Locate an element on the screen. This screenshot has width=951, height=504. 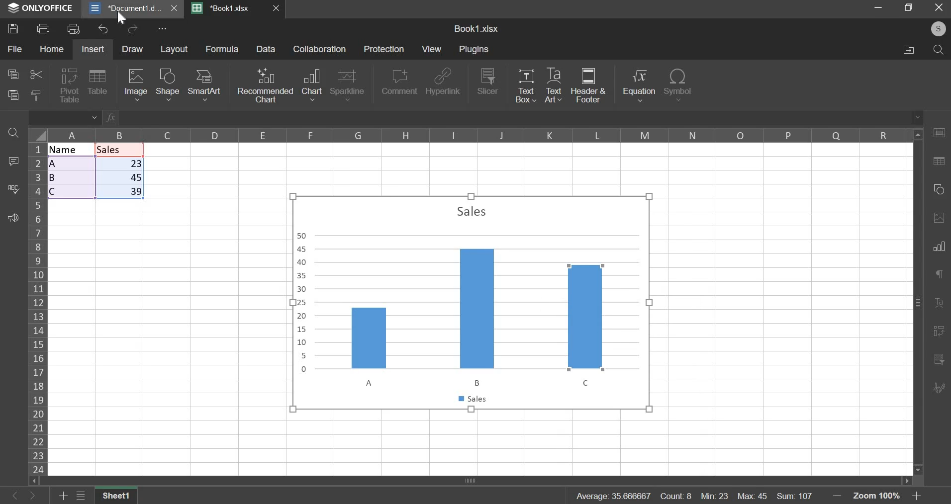
more is located at coordinates (170, 31).